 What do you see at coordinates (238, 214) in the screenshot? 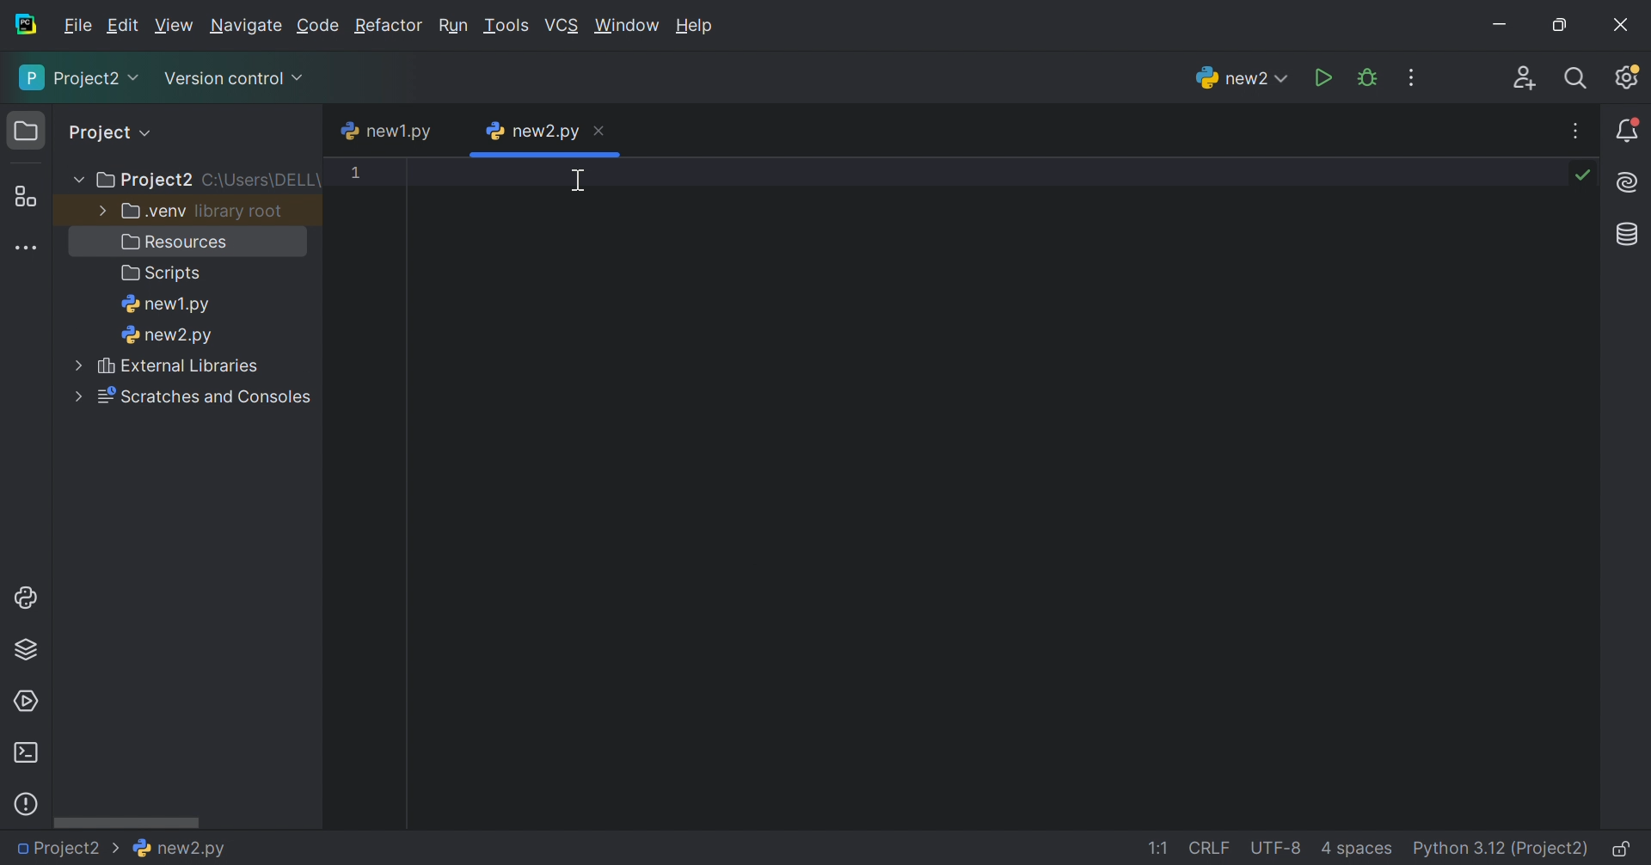
I see `library.root` at bounding box center [238, 214].